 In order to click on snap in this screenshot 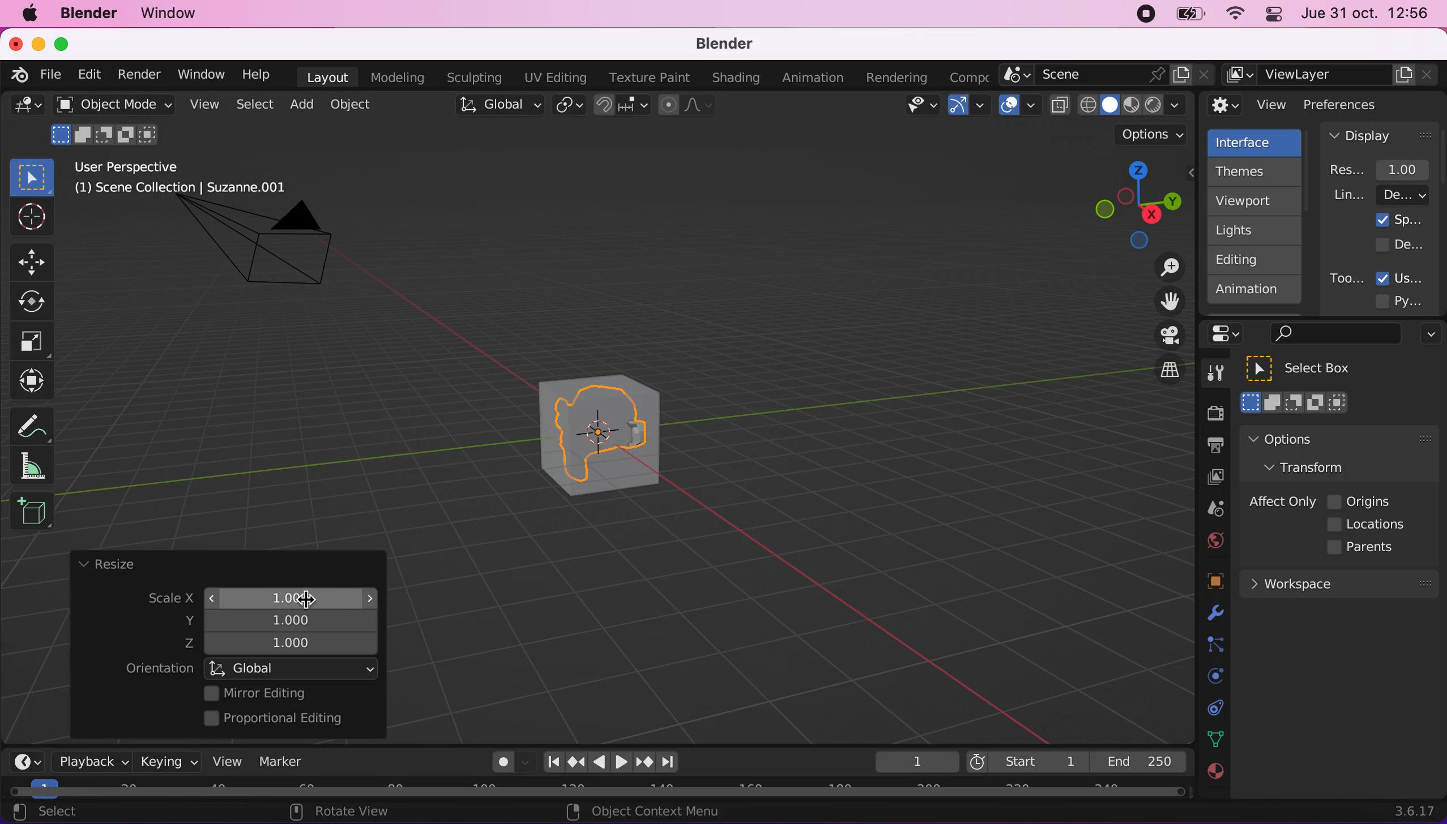, I will do `click(623, 105)`.